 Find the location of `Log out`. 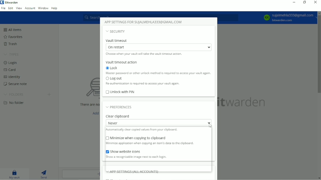

Log out is located at coordinates (143, 81).